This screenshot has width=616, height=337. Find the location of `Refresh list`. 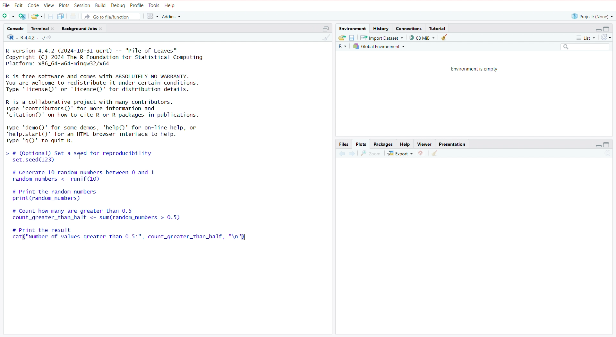

Refresh list is located at coordinates (605, 37).